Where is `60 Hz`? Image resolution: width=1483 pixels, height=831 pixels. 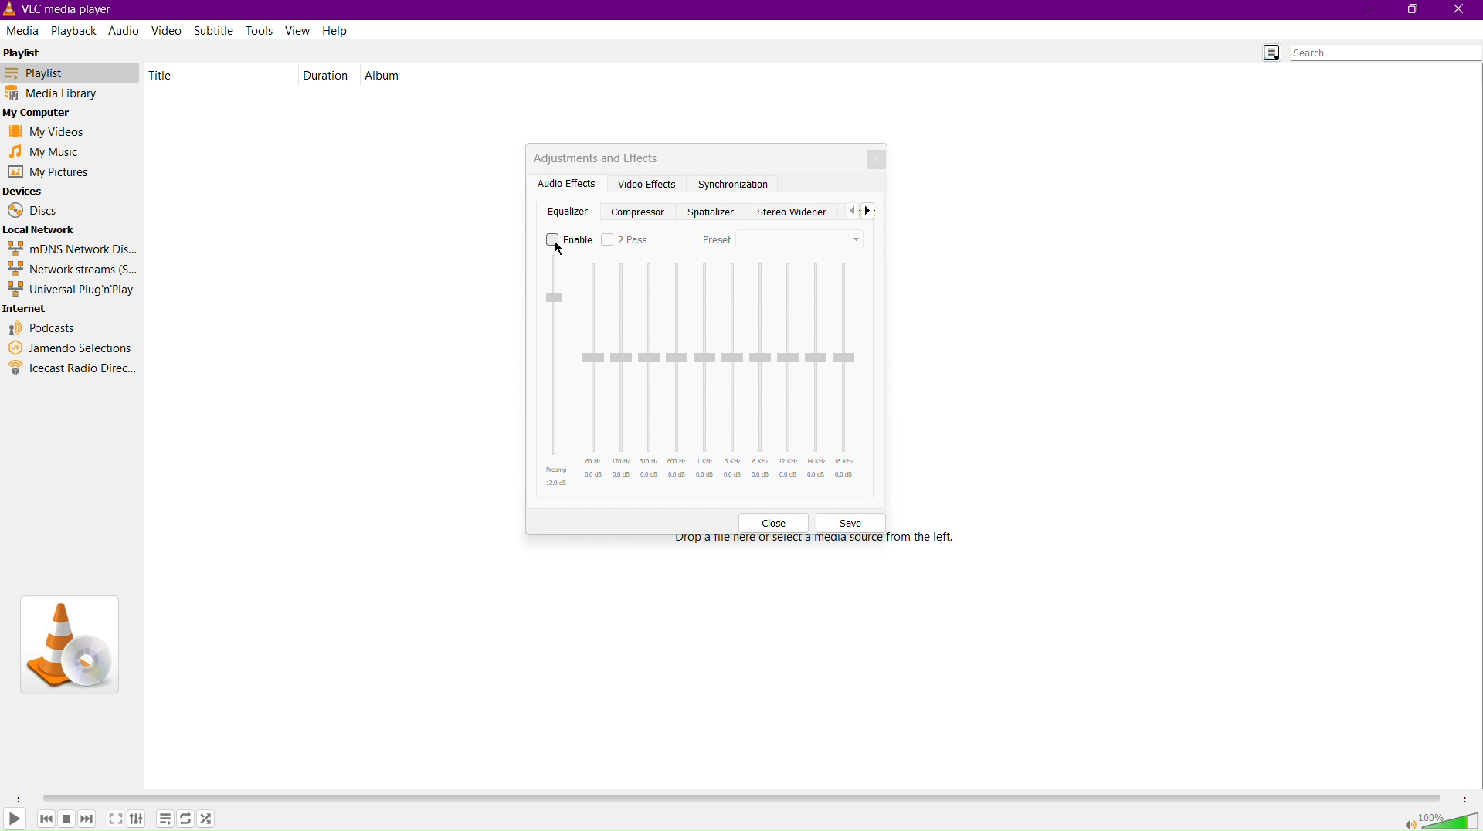 60 Hz is located at coordinates (590, 370).